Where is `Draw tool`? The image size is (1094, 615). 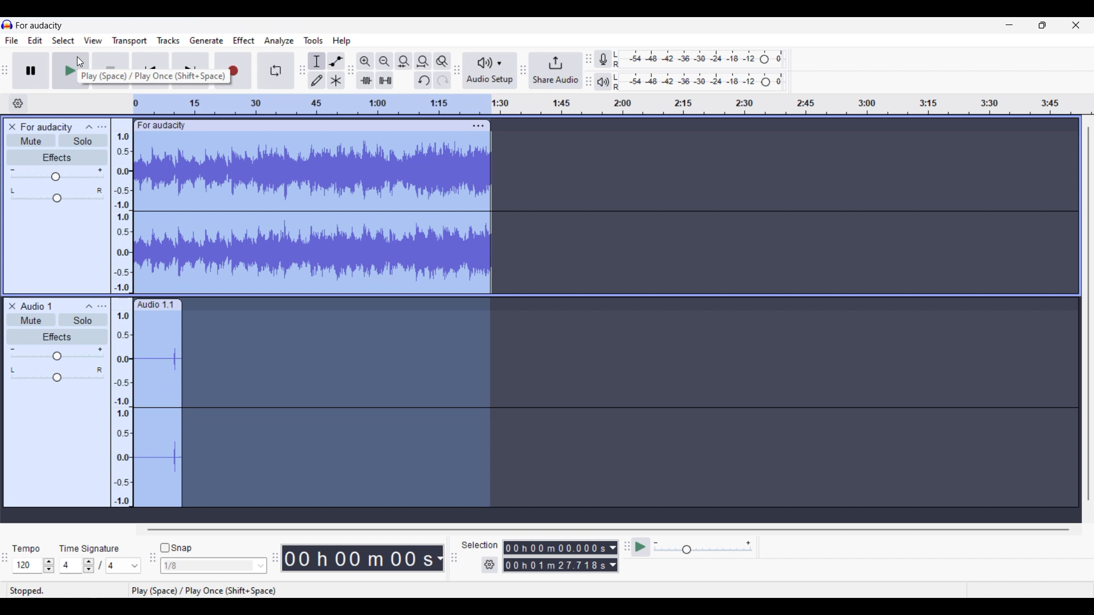 Draw tool is located at coordinates (317, 80).